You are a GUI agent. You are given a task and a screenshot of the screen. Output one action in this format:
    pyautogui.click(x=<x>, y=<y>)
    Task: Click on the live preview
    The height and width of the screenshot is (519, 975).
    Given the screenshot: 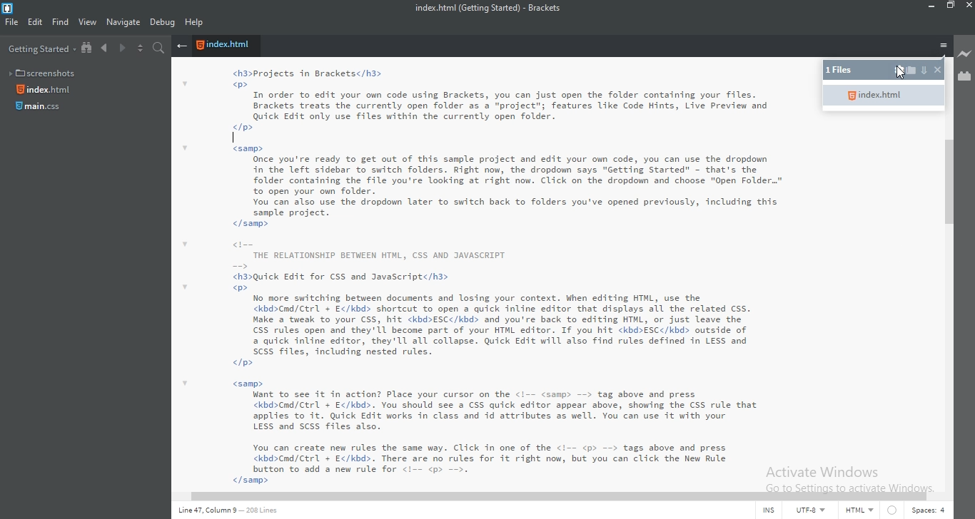 What is the action you would take?
    pyautogui.click(x=965, y=53)
    